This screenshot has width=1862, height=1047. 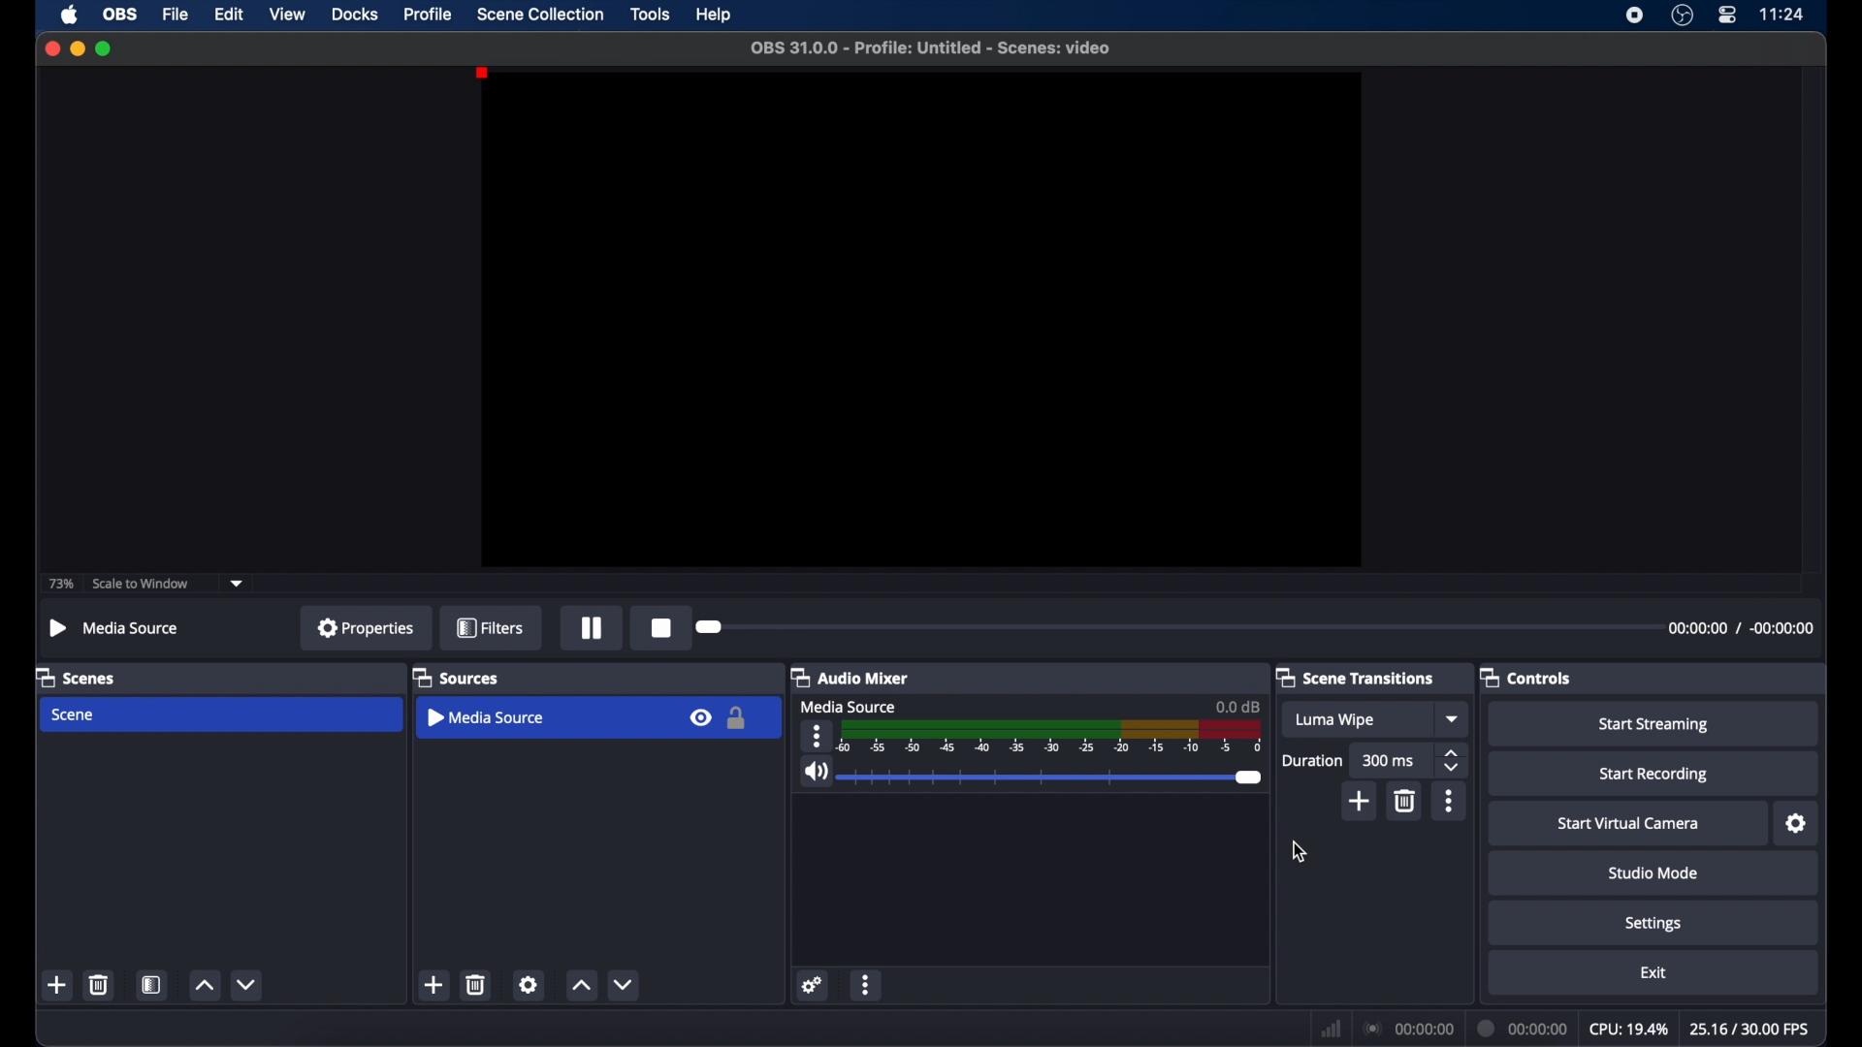 I want to click on apple icon, so click(x=69, y=16).